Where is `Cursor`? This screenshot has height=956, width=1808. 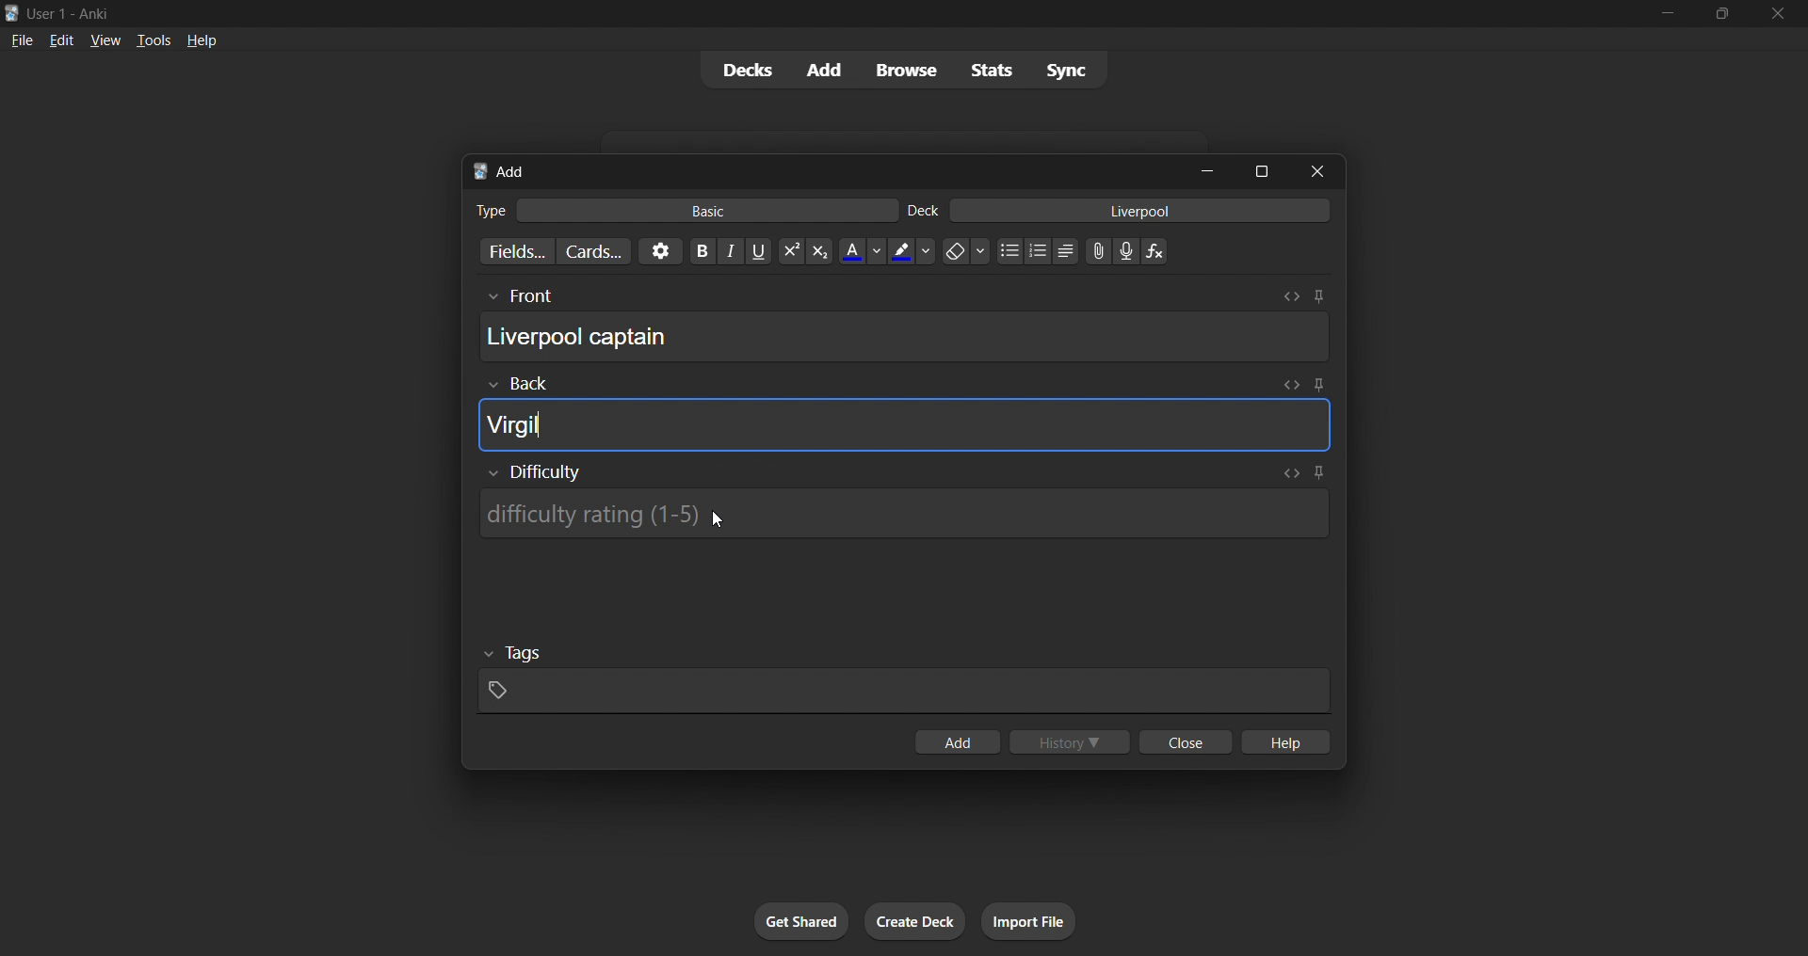 Cursor is located at coordinates (718, 519).